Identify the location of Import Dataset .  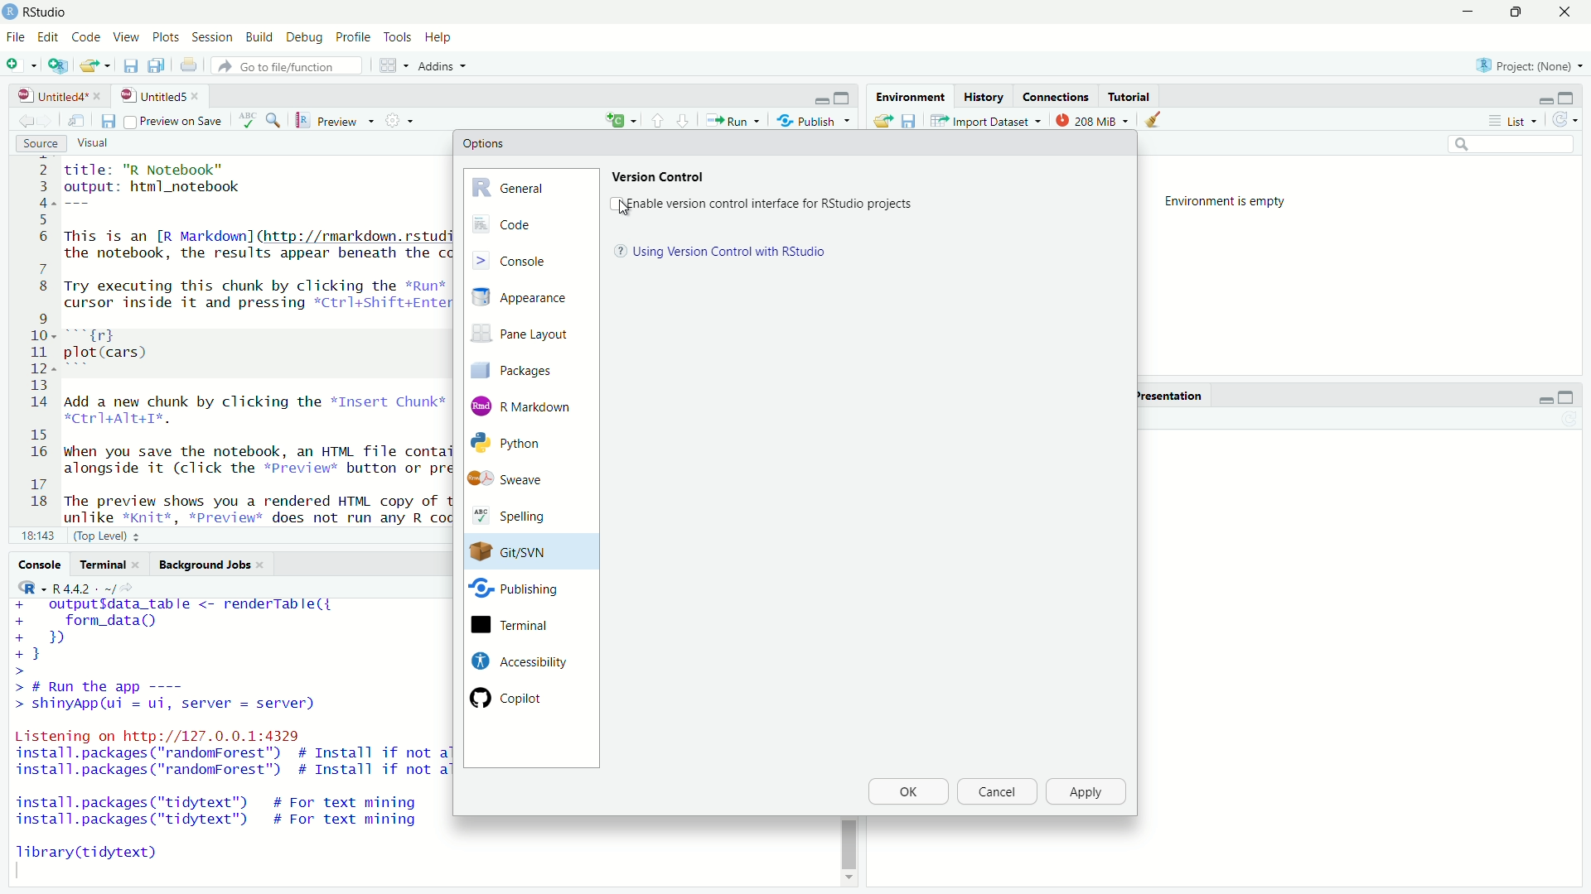
(987, 120).